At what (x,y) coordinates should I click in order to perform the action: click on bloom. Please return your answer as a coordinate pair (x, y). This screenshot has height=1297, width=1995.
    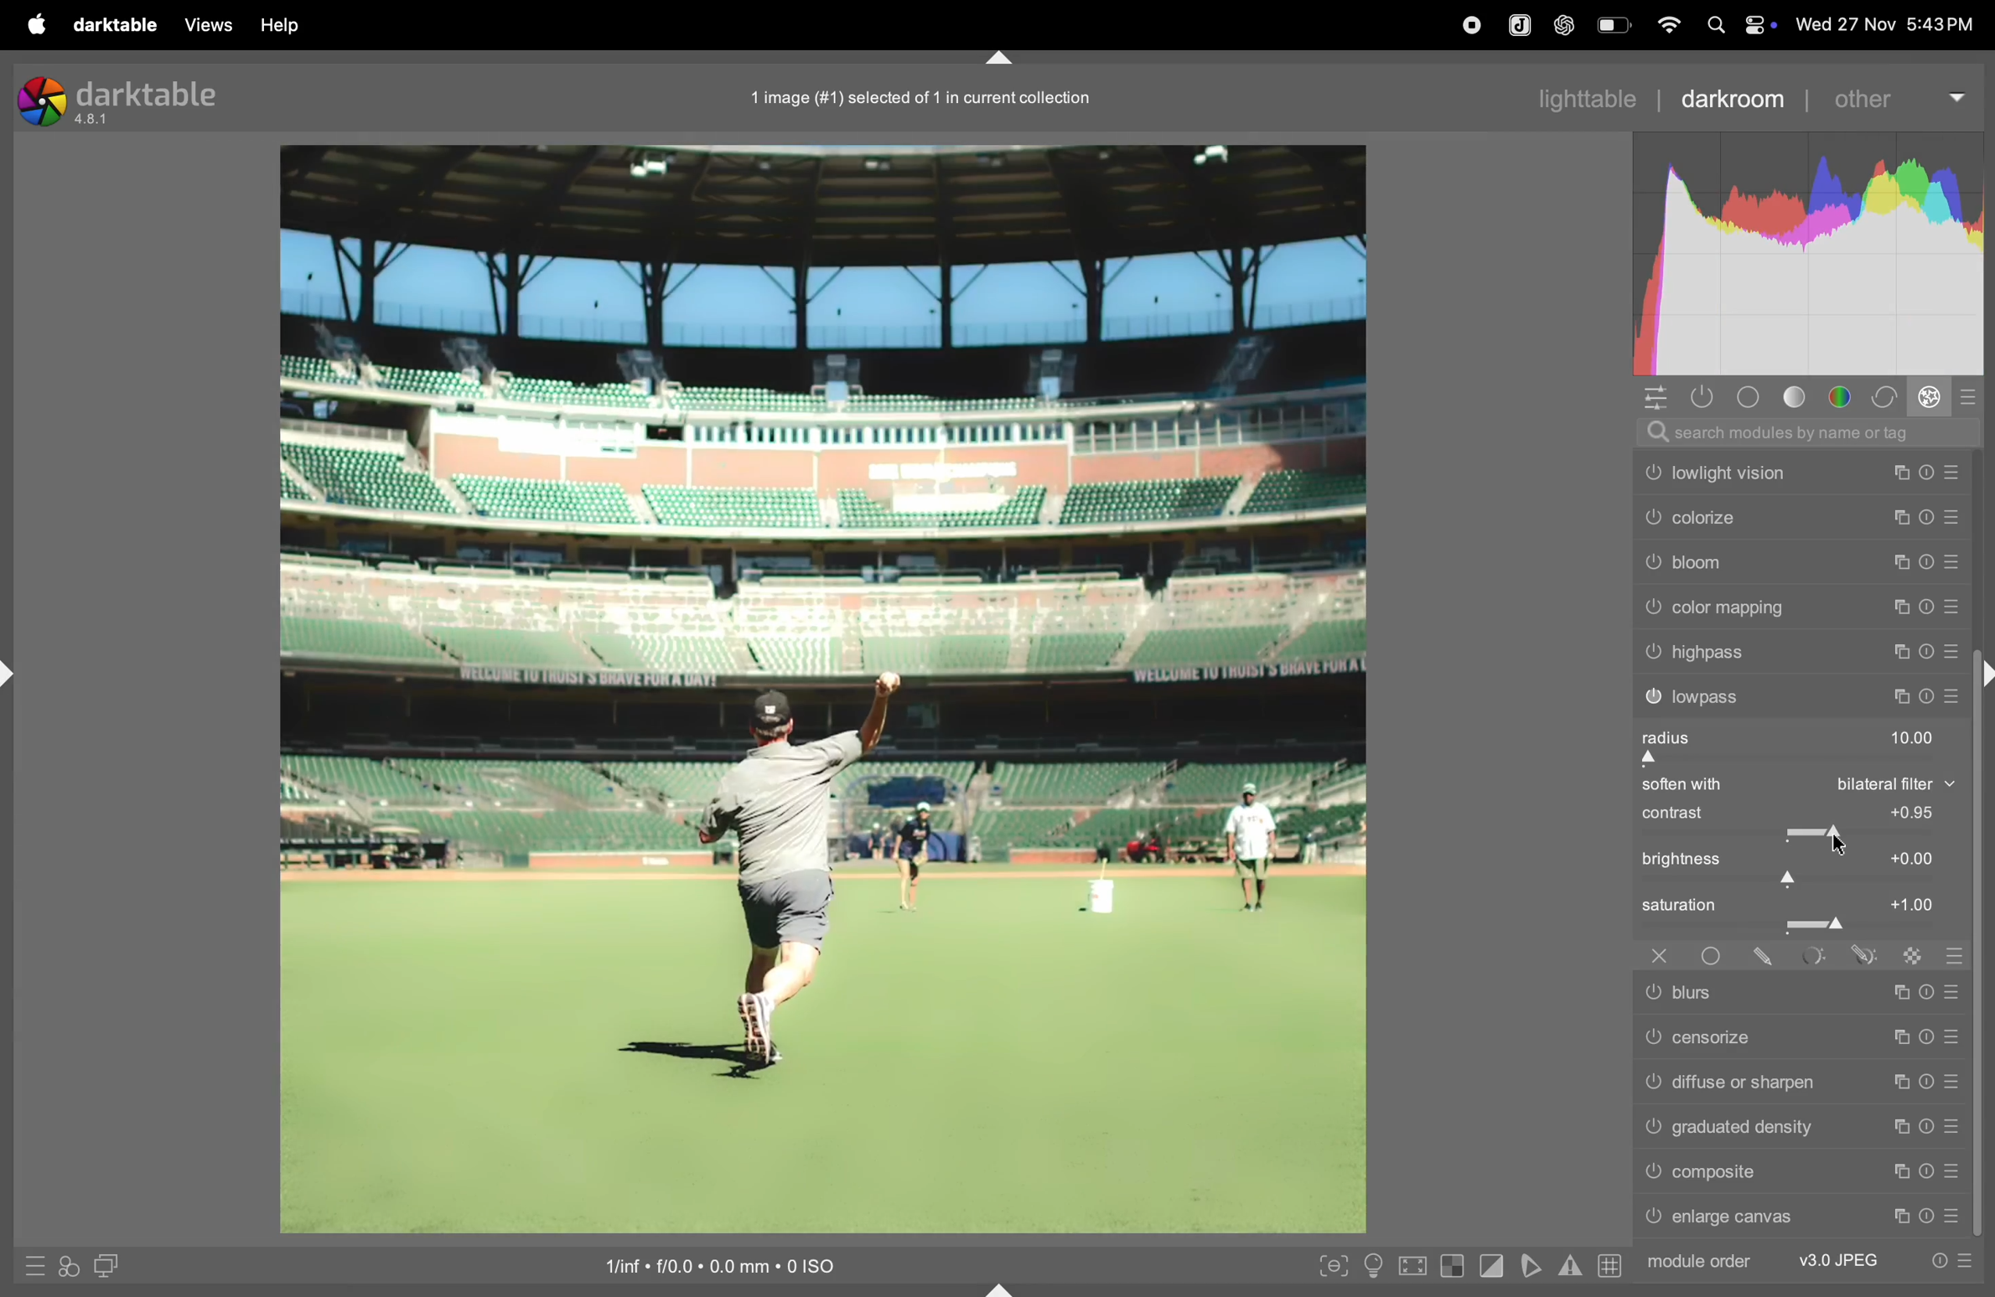
    Looking at the image, I should click on (1798, 566).